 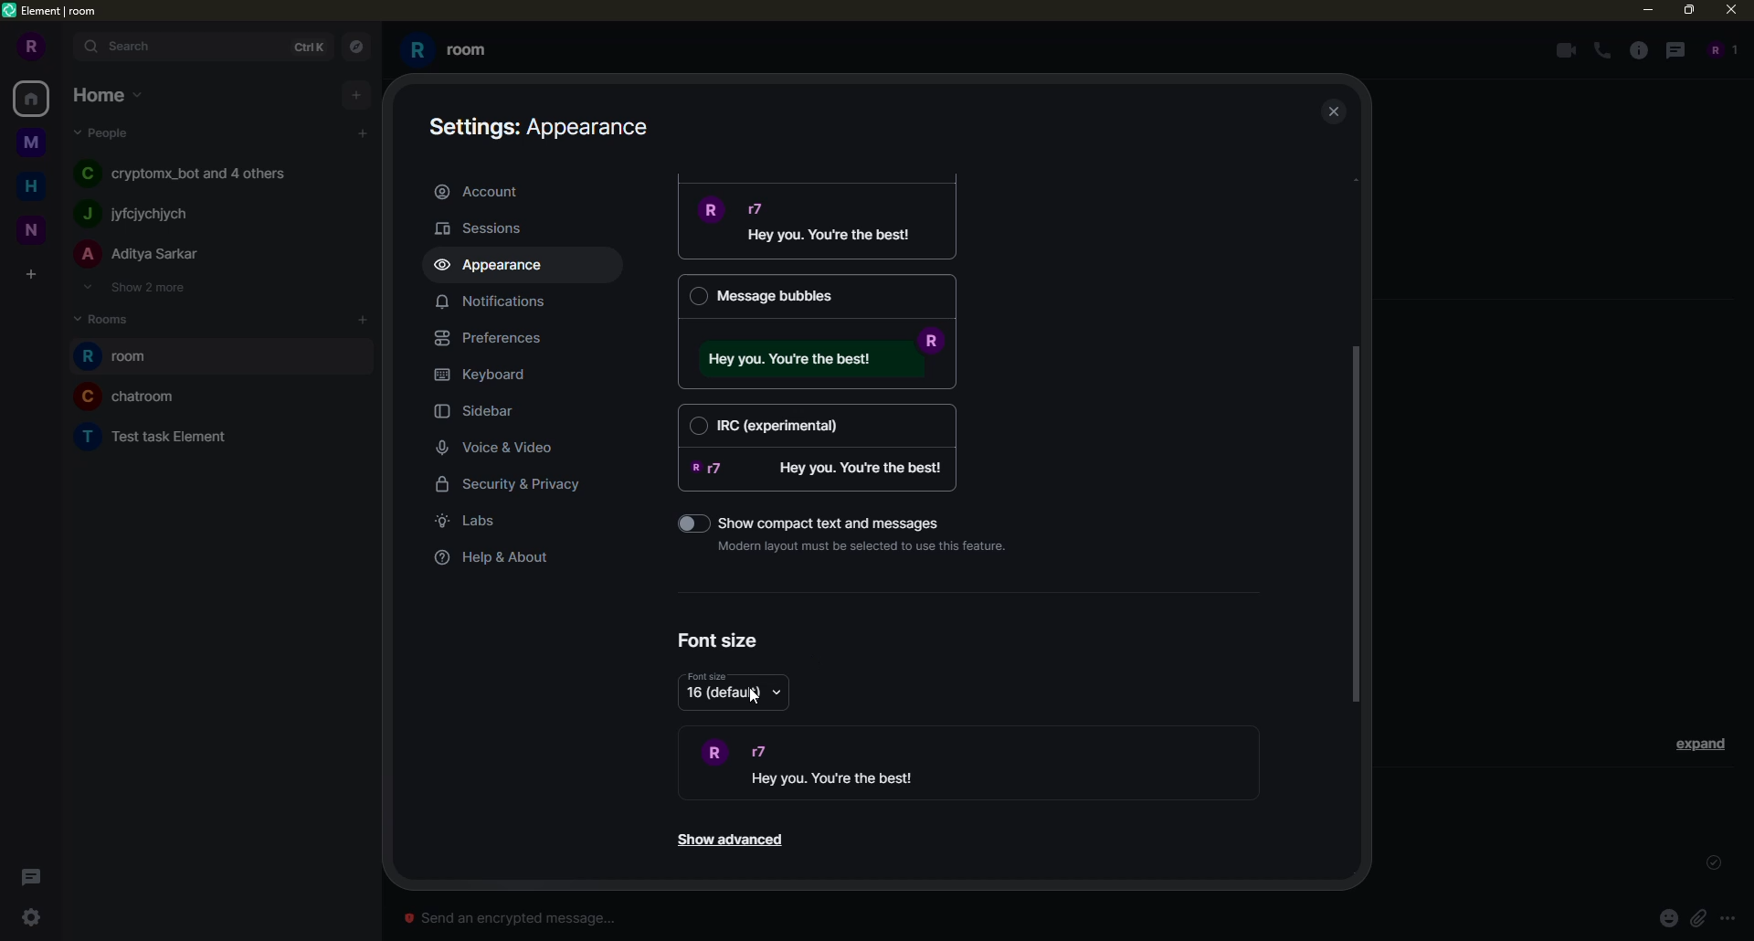 What do you see at coordinates (31, 917) in the screenshot?
I see `settings` at bounding box center [31, 917].